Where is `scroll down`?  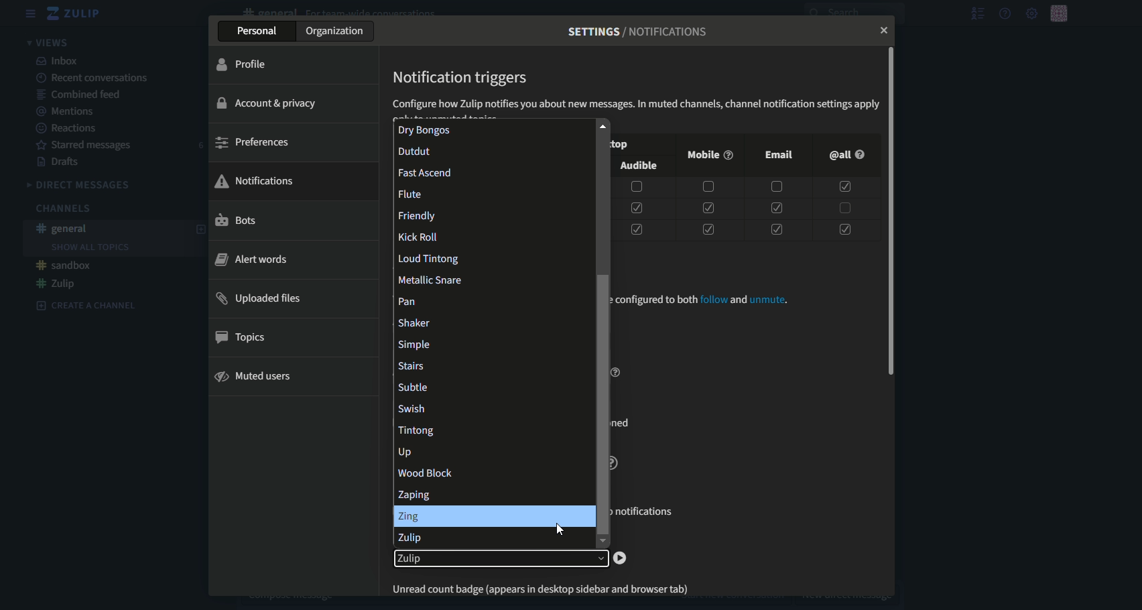
scroll down is located at coordinates (602, 542).